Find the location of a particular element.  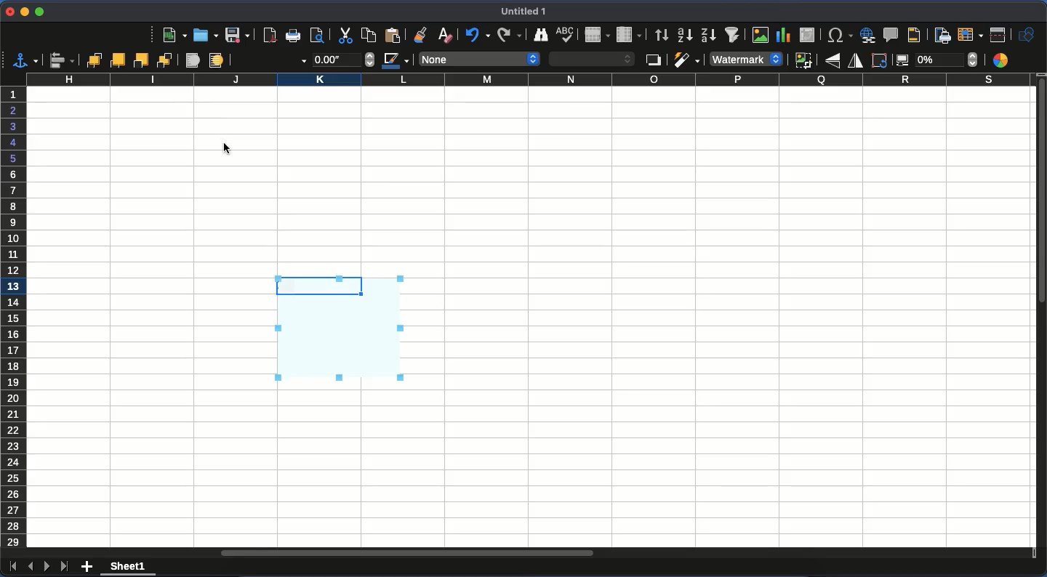

background is located at coordinates (216, 62).